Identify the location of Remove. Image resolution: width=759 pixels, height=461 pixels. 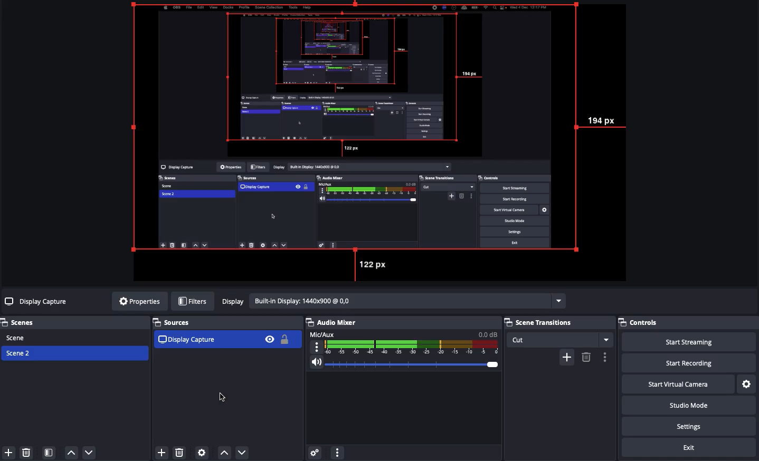
(26, 452).